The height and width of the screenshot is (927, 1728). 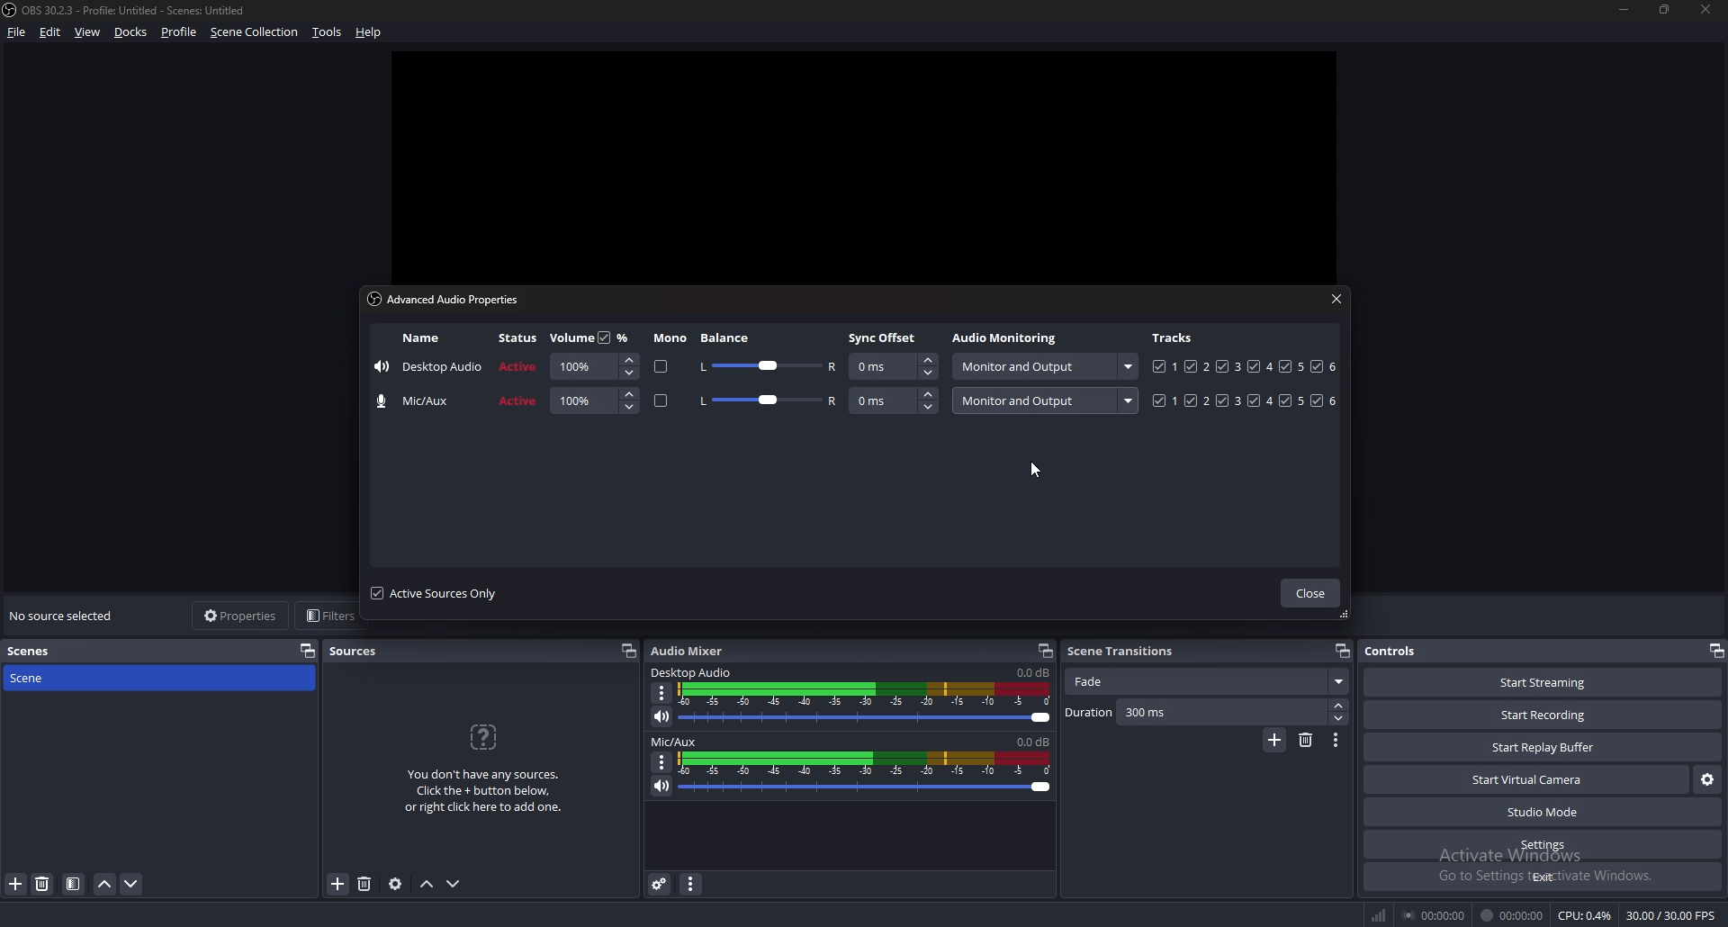 What do you see at coordinates (397, 883) in the screenshot?
I see `source properties` at bounding box center [397, 883].